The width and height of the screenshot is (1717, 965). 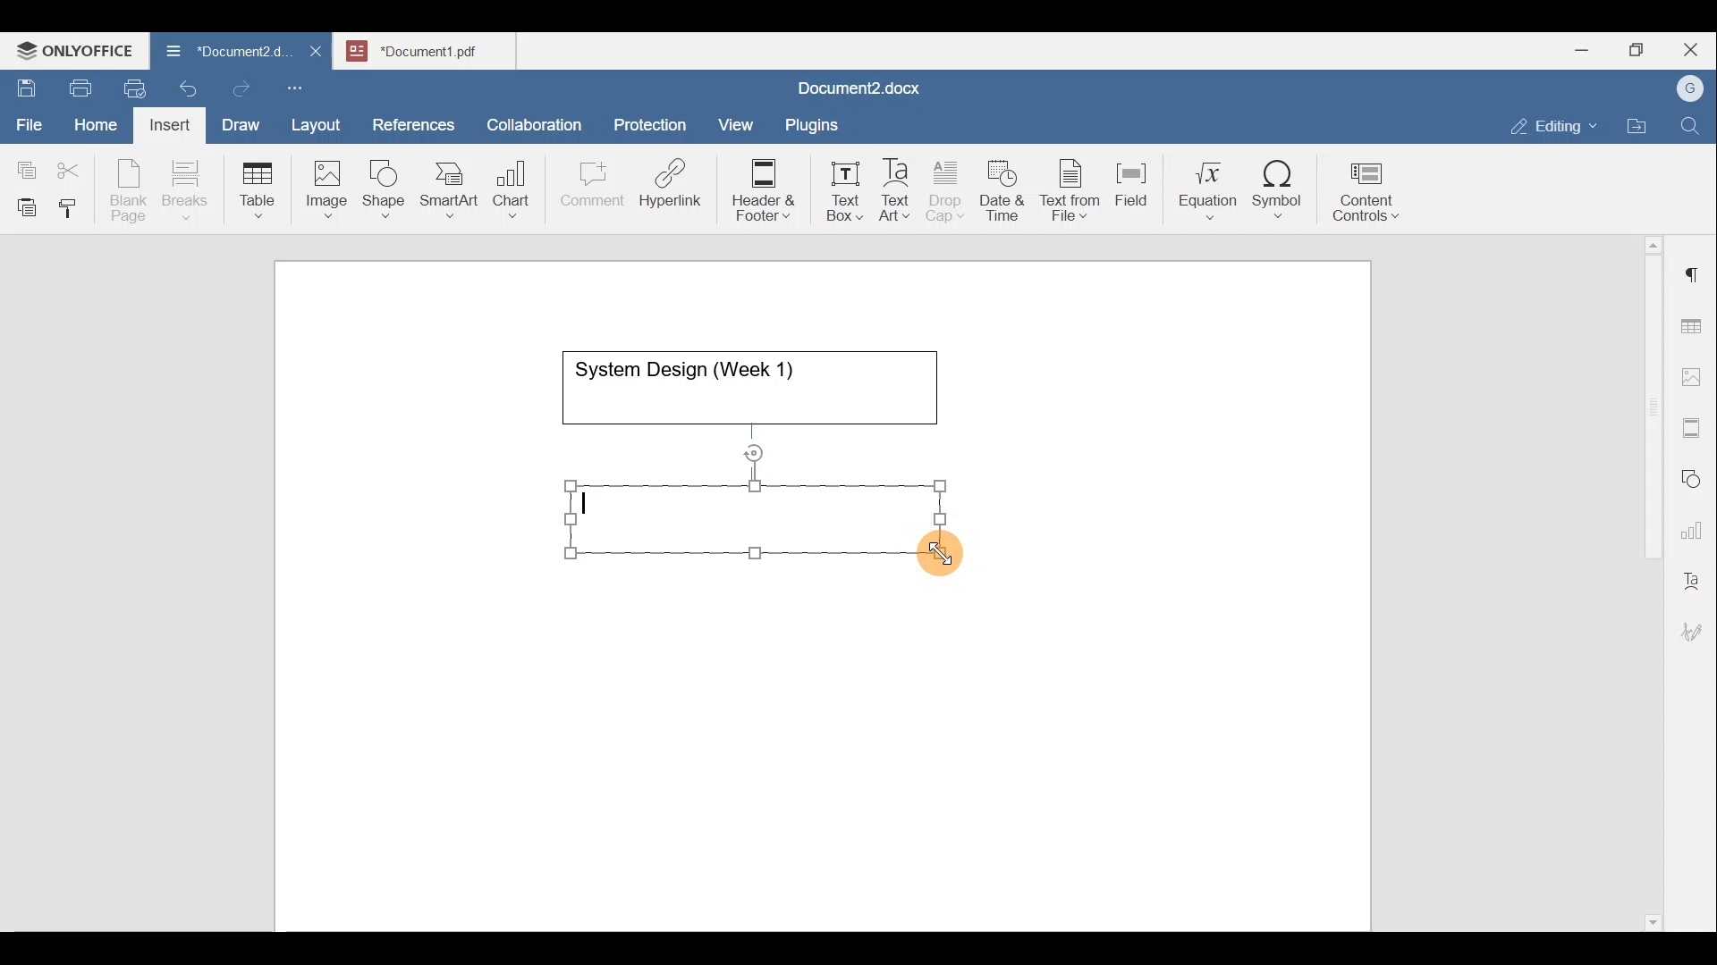 I want to click on Scroll bar, so click(x=1646, y=580).